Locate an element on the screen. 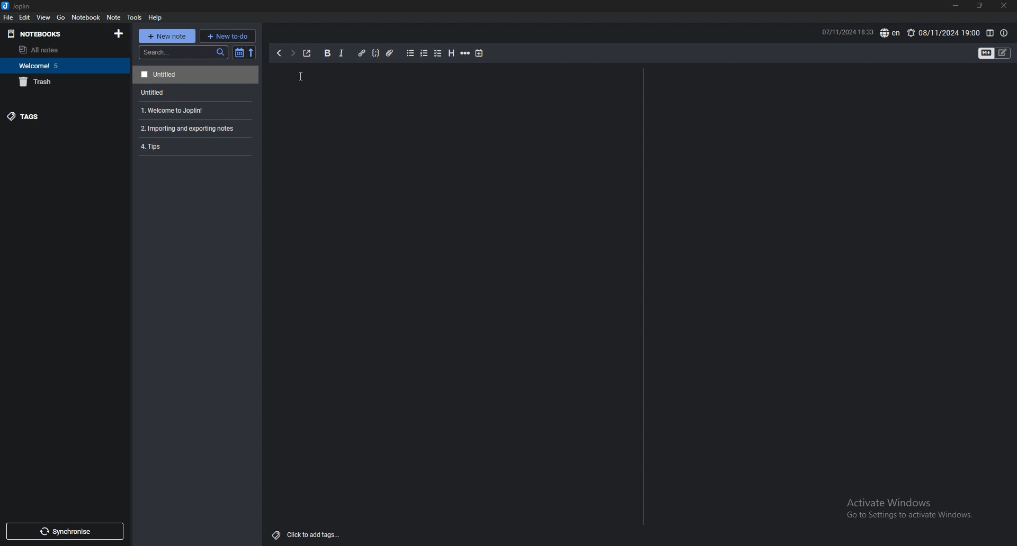 The image size is (1017, 546). toggle external editor is located at coordinates (307, 53).